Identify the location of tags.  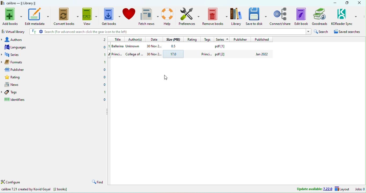
(18, 92).